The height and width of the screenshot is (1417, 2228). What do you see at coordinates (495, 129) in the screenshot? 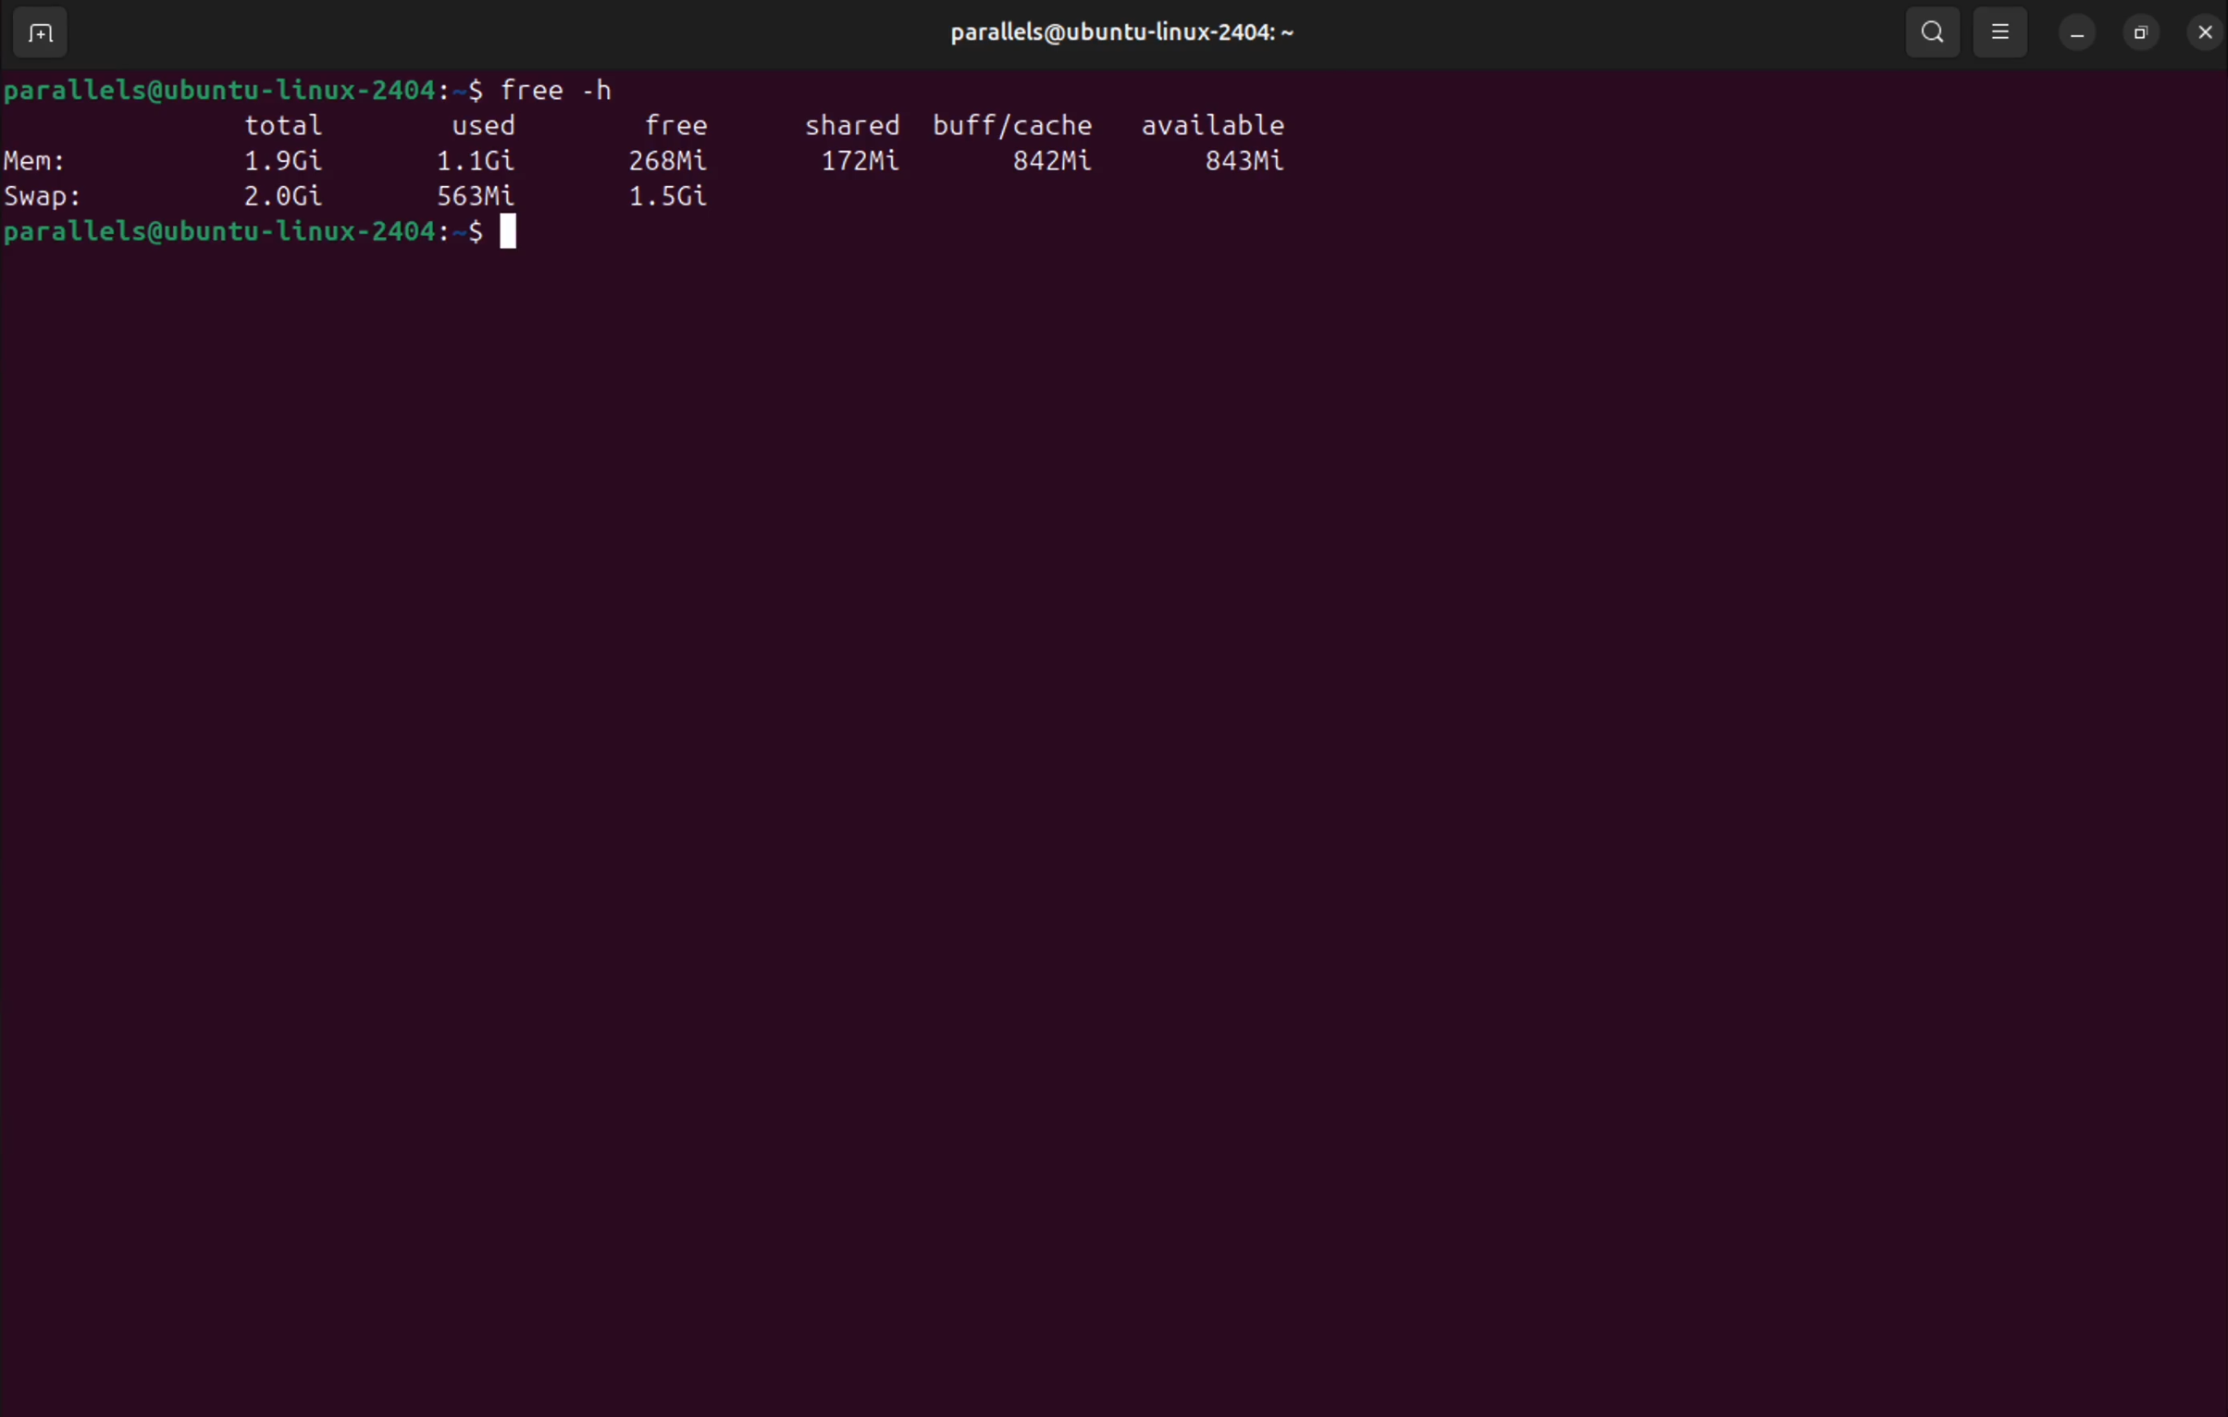
I see `used` at bounding box center [495, 129].